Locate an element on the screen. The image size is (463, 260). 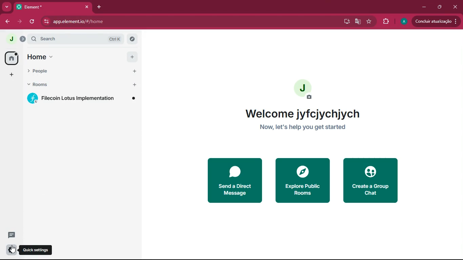
Element* is located at coordinates (43, 7).